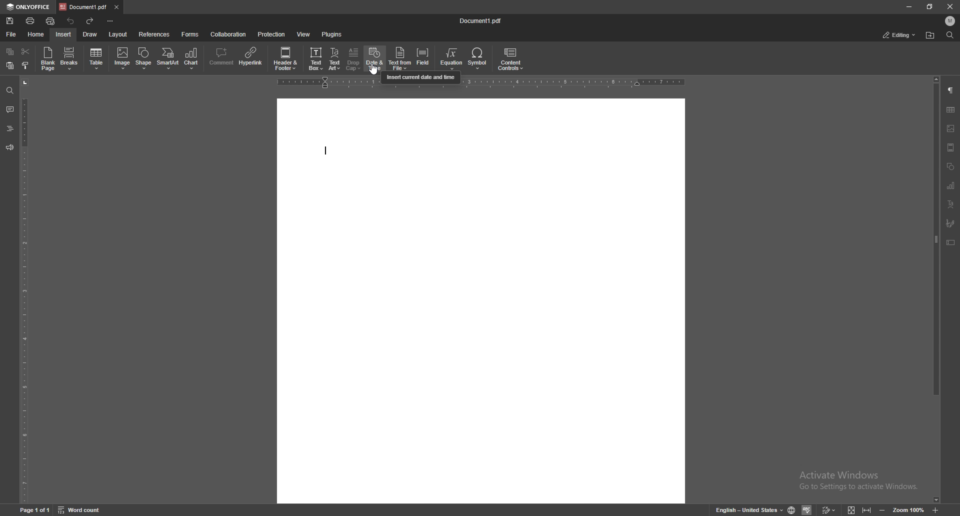 The image size is (960, 516). What do you see at coordinates (50, 22) in the screenshot?
I see `quick print` at bounding box center [50, 22].